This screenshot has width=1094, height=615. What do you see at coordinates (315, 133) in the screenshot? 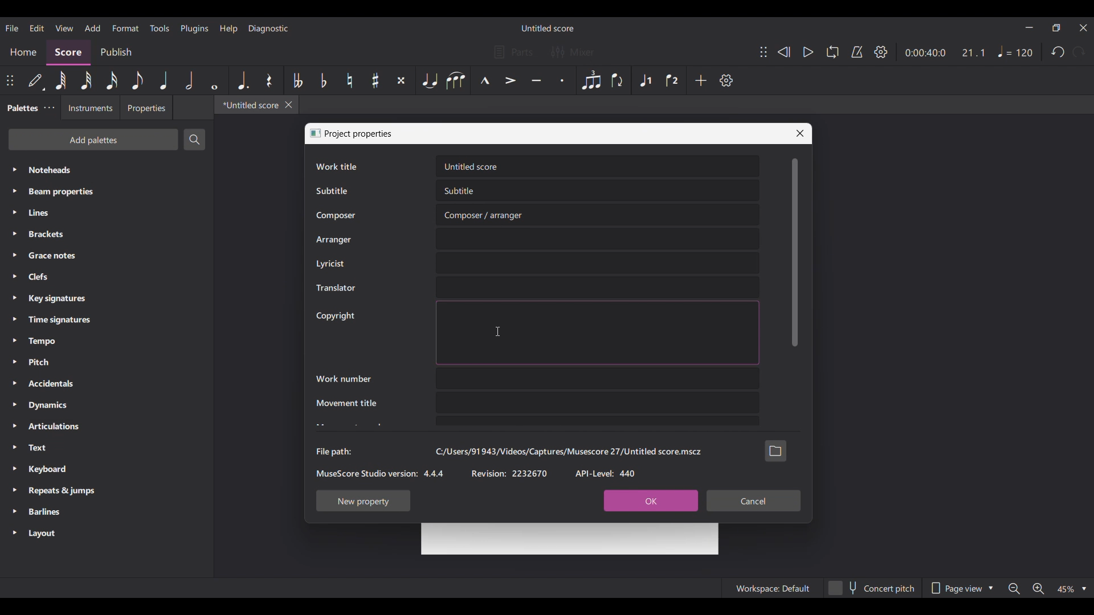
I see `Window logo` at bounding box center [315, 133].